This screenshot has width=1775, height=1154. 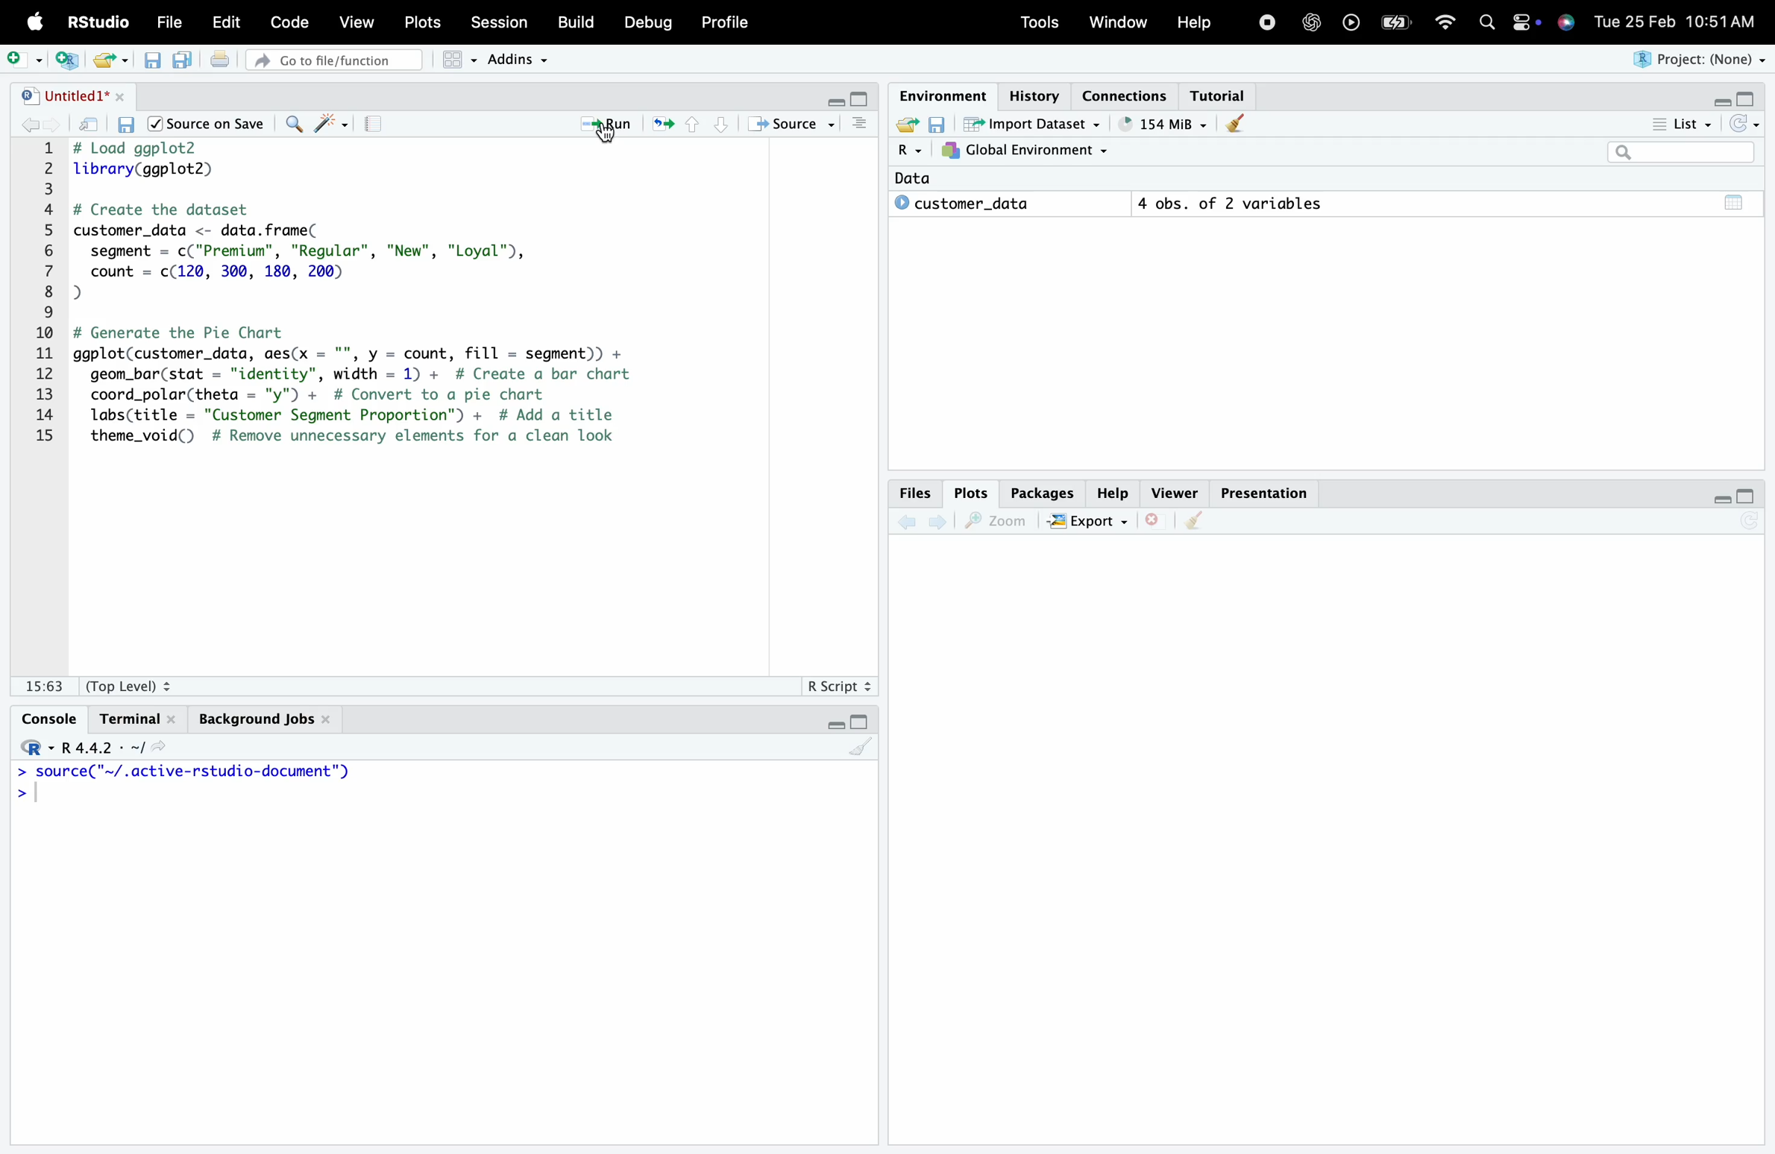 What do you see at coordinates (504, 22) in the screenshot?
I see `Session` at bounding box center [504, 22].